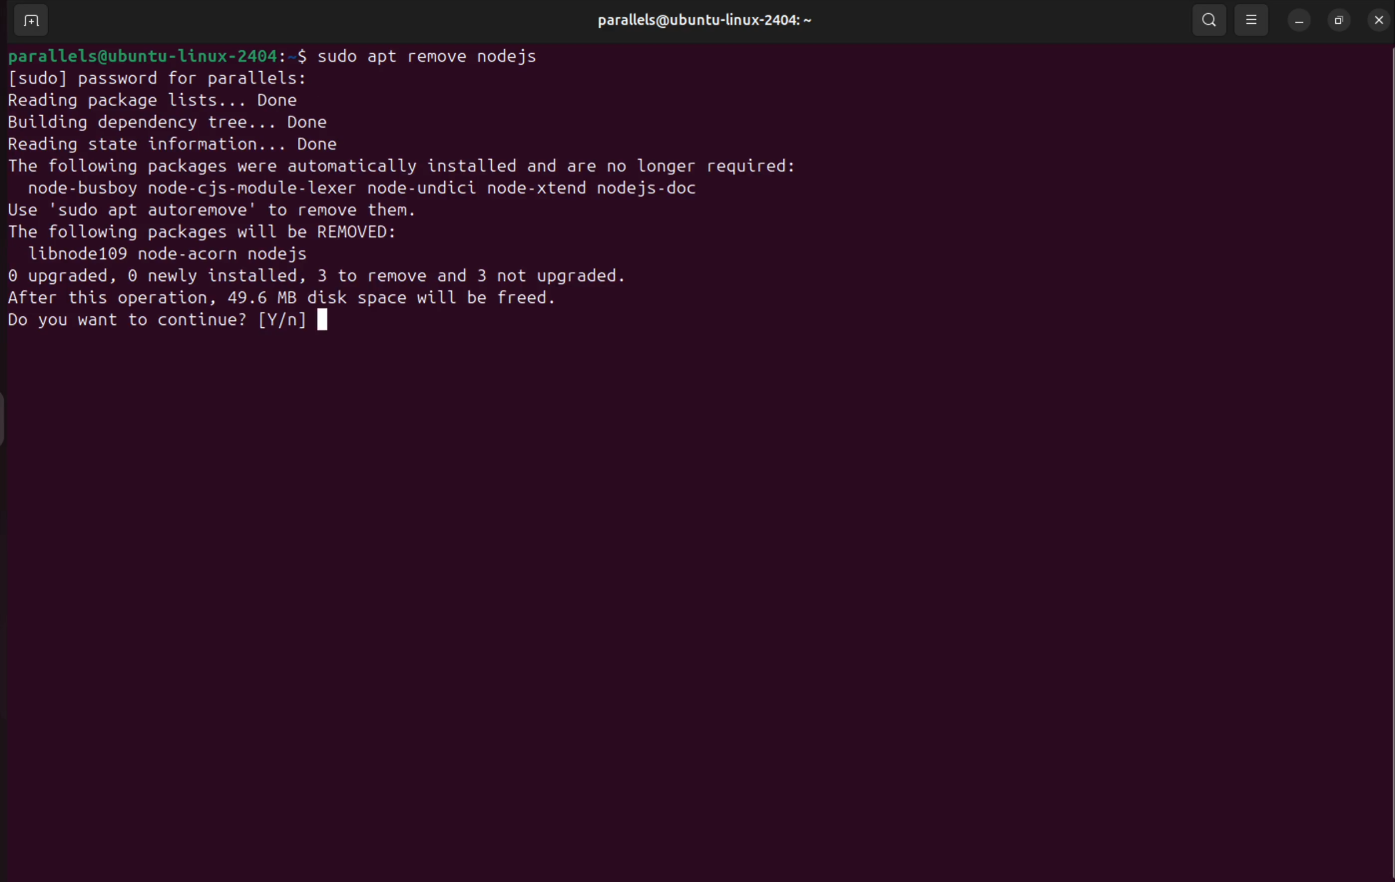  What do you see at coordinates (446, 56) in the screenshot?
I see `sudo apt remove nodejs` at bounding box center [446, 56].